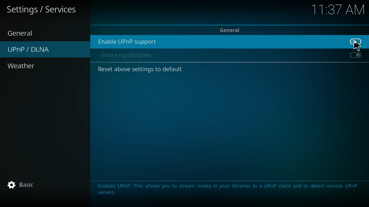  I want to click on settings / services, so click(43, 10).